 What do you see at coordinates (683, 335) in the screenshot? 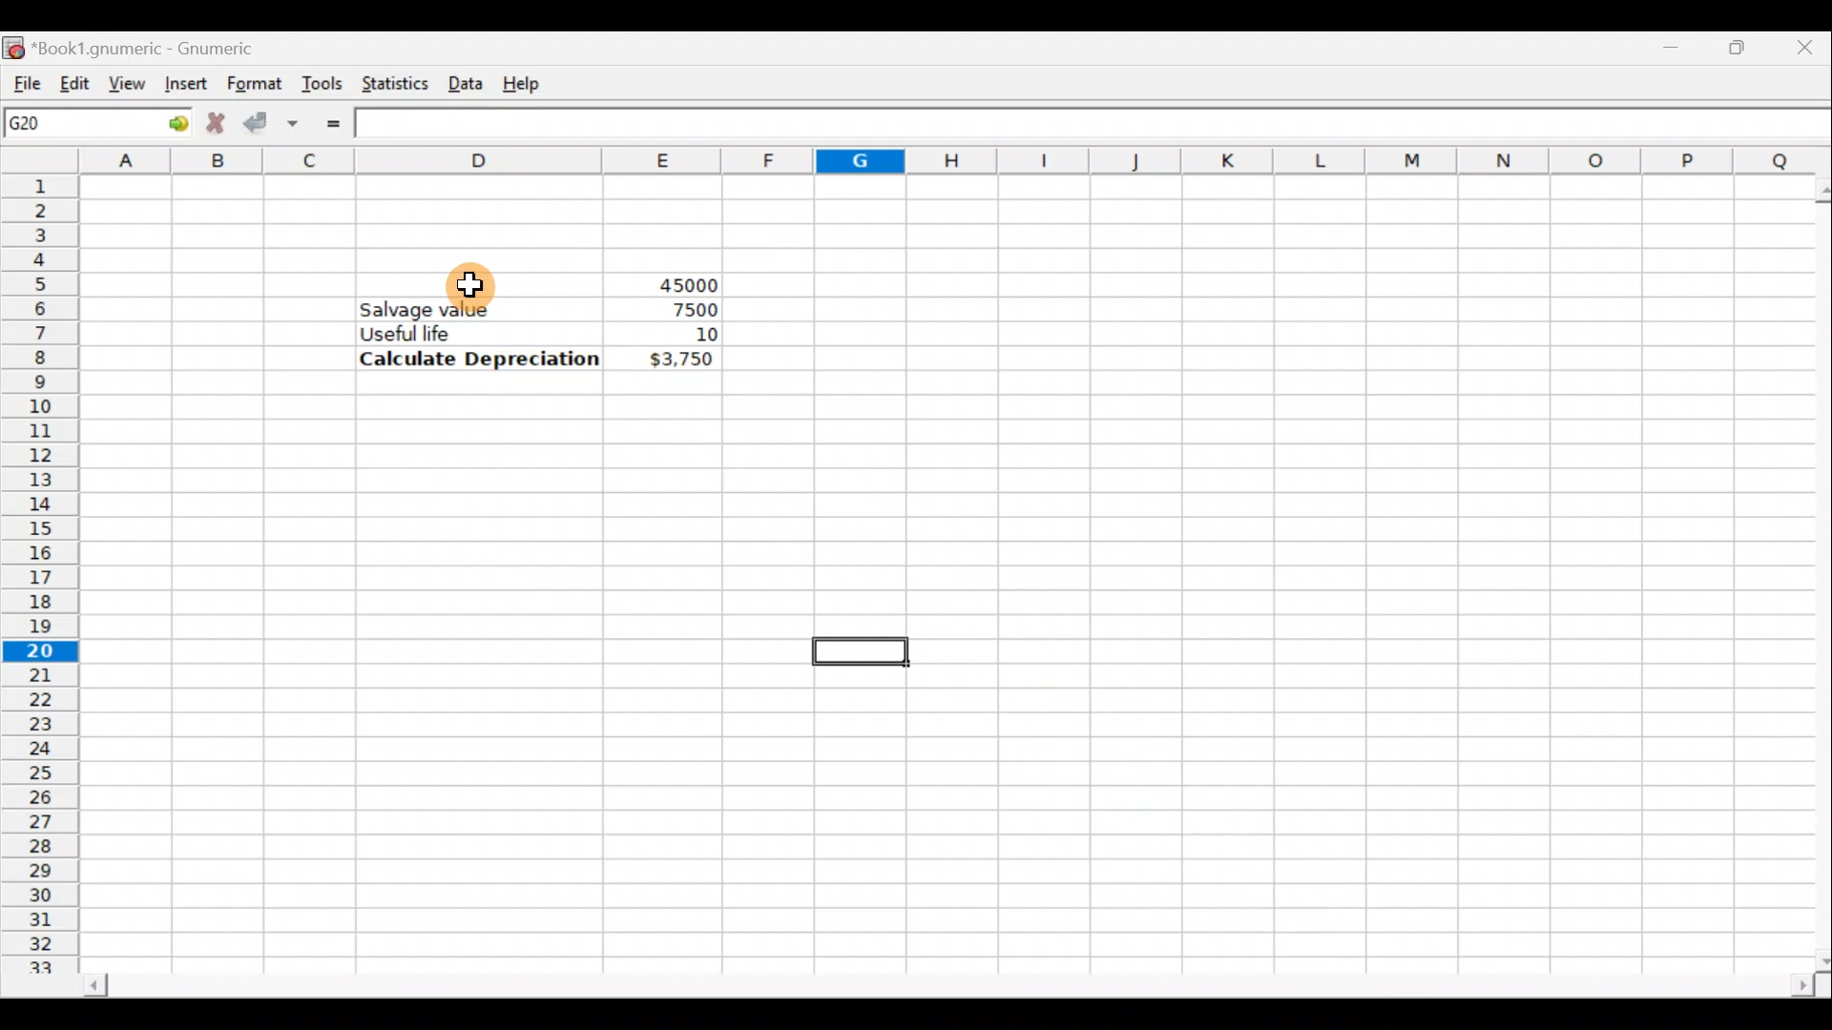
I see `10` at bounding box center [683, 335].